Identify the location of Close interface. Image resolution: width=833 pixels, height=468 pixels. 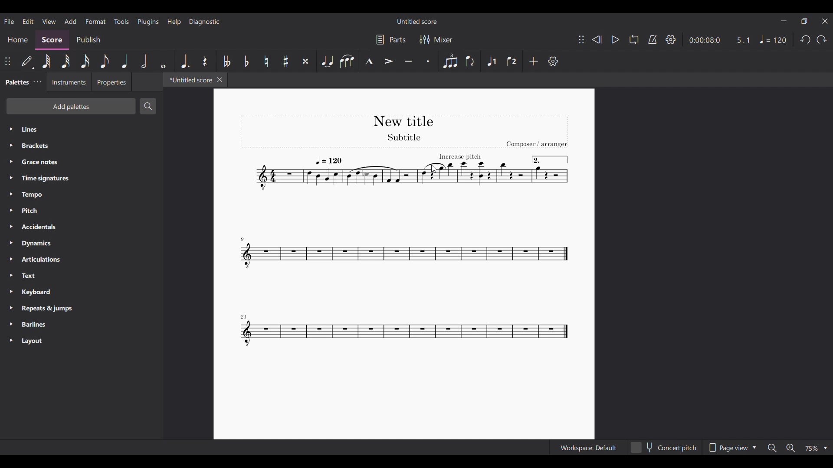
(825, 21).